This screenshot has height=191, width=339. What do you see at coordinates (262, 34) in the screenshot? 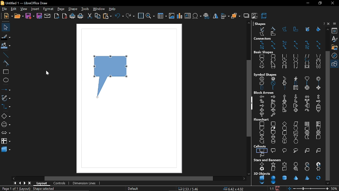
I see `polygon filled` at bounding box center [262, 34].